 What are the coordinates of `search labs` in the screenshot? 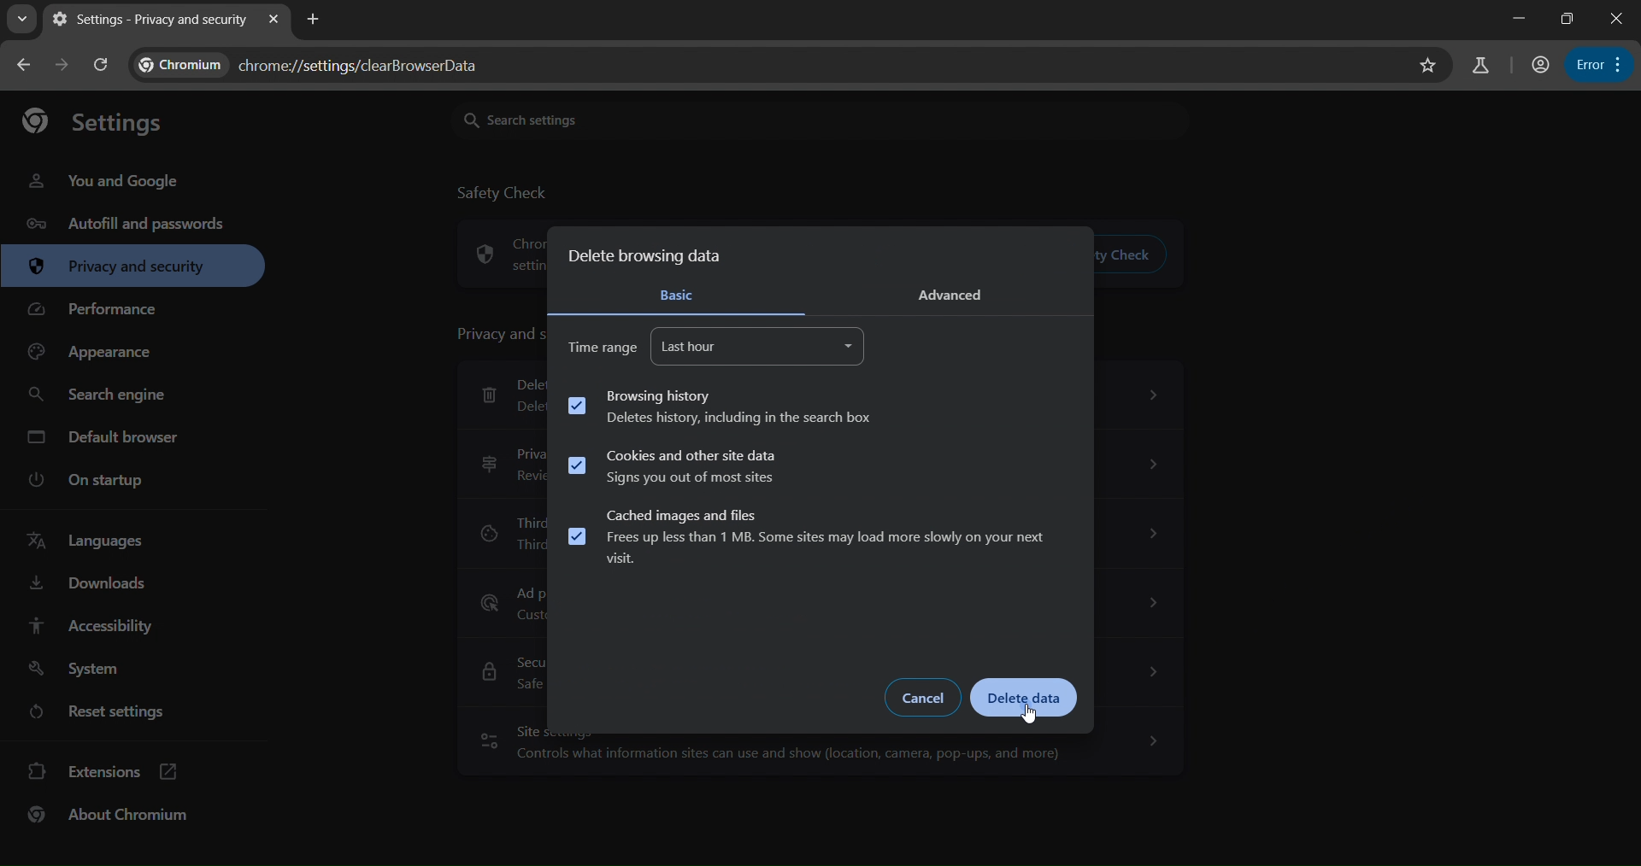 It's located at (1482, 66).